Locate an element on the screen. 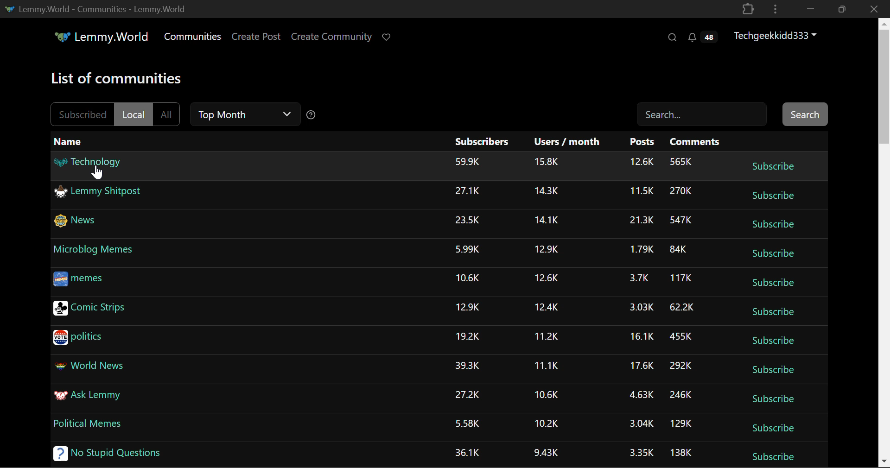 This screenshot has width=890, height=468. Amount  is located at coordinates (639, 423).